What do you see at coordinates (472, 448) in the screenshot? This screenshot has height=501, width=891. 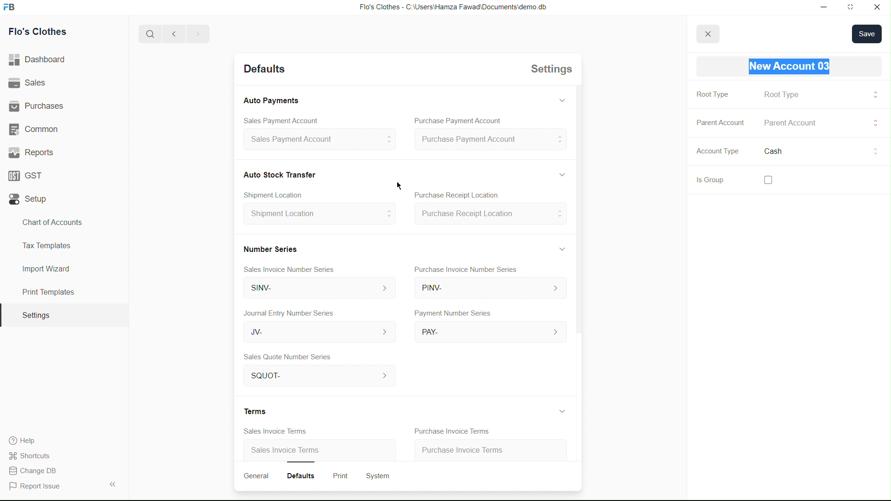 I see `Purchase Invoice Terms` at bounding box center [472, 448].